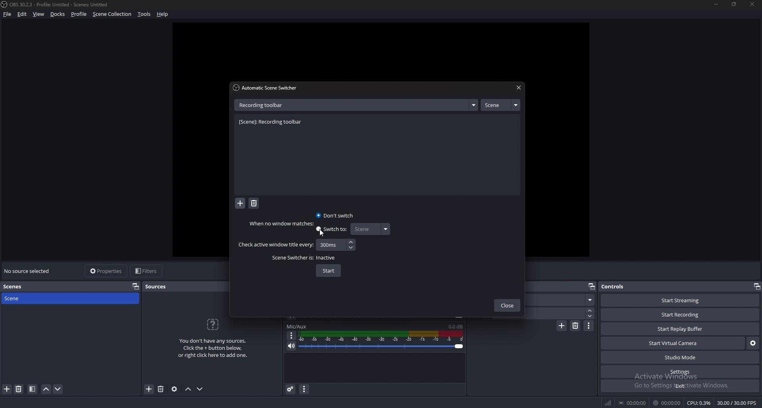 The width and height of the screenshot is (762, 408). What do you see at coordinates (8, 14) in the screenshot?
I see `file` at bounding box center [8, 14].